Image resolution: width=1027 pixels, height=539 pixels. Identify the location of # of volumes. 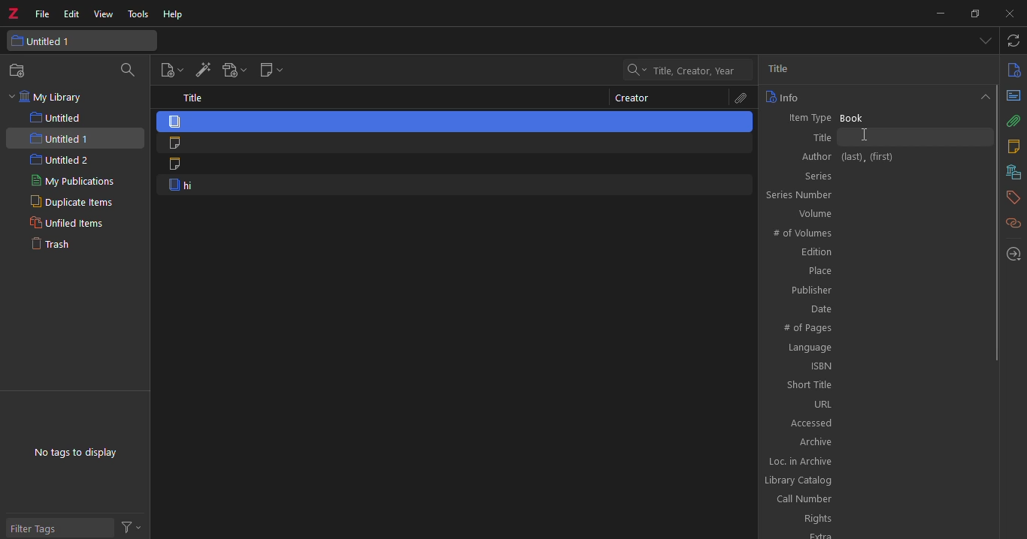
(875, 232).